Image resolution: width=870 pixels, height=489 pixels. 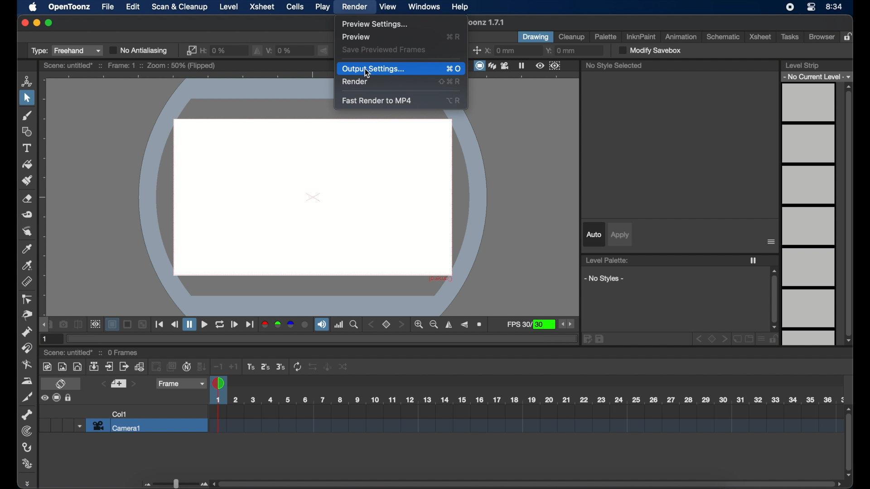 What do you see at coordinates (604, 278) in the screenshot?
I see `no styles` at bounding box center [604, 278].